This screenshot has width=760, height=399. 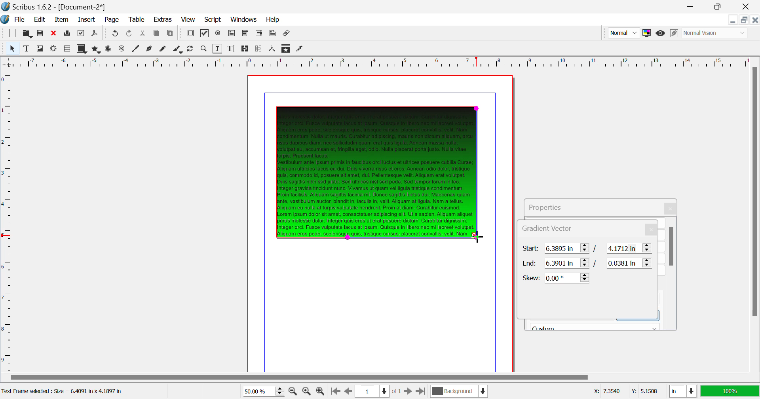 I want to click on Black, so click(x=595, y=325).